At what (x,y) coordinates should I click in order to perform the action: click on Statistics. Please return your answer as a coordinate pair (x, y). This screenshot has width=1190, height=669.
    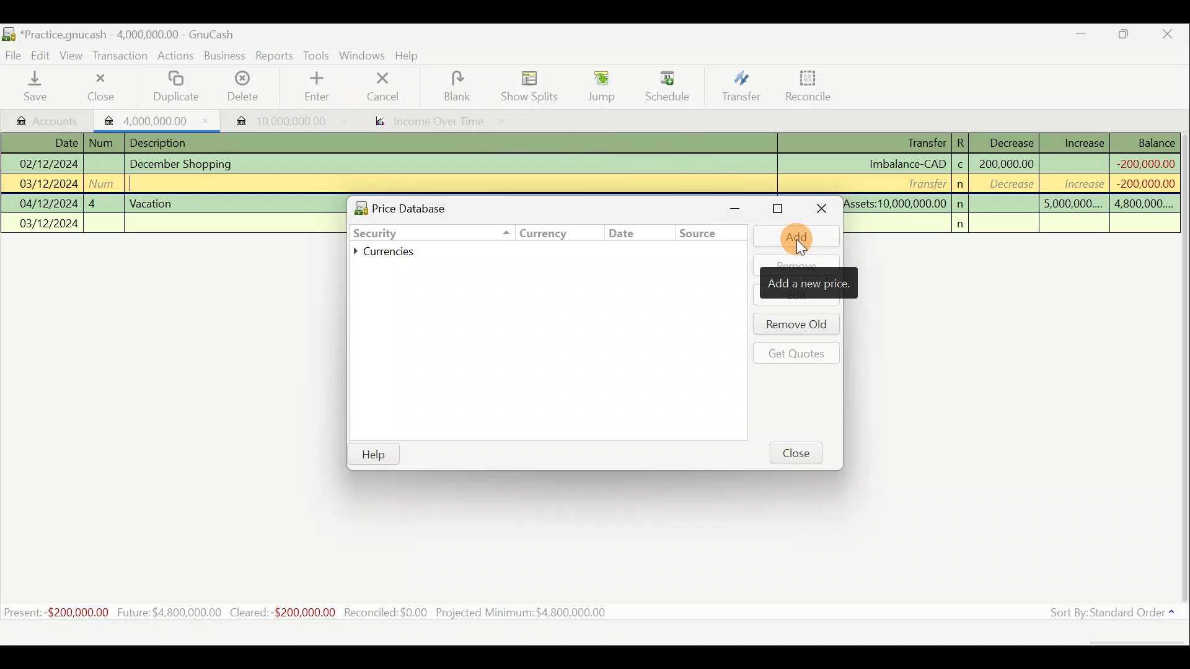
    Looking at the image, I should click on (326, 613).